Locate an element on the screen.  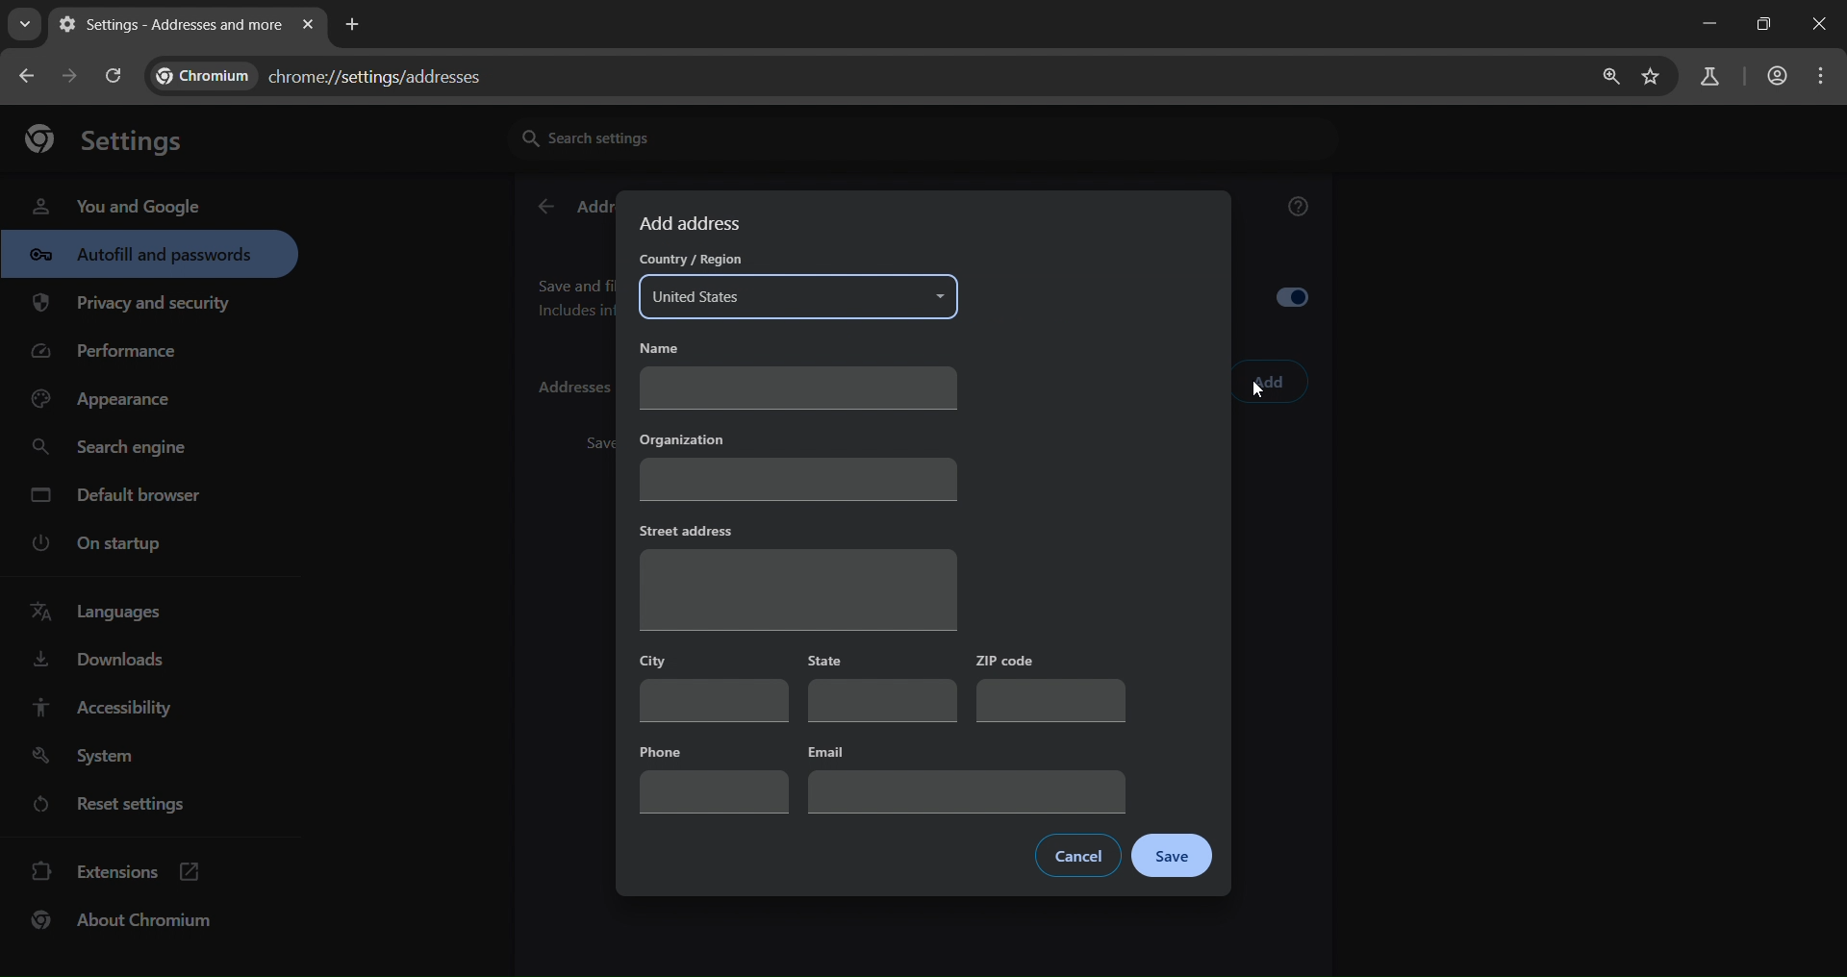
new tab is located at coordinates (353, 22).